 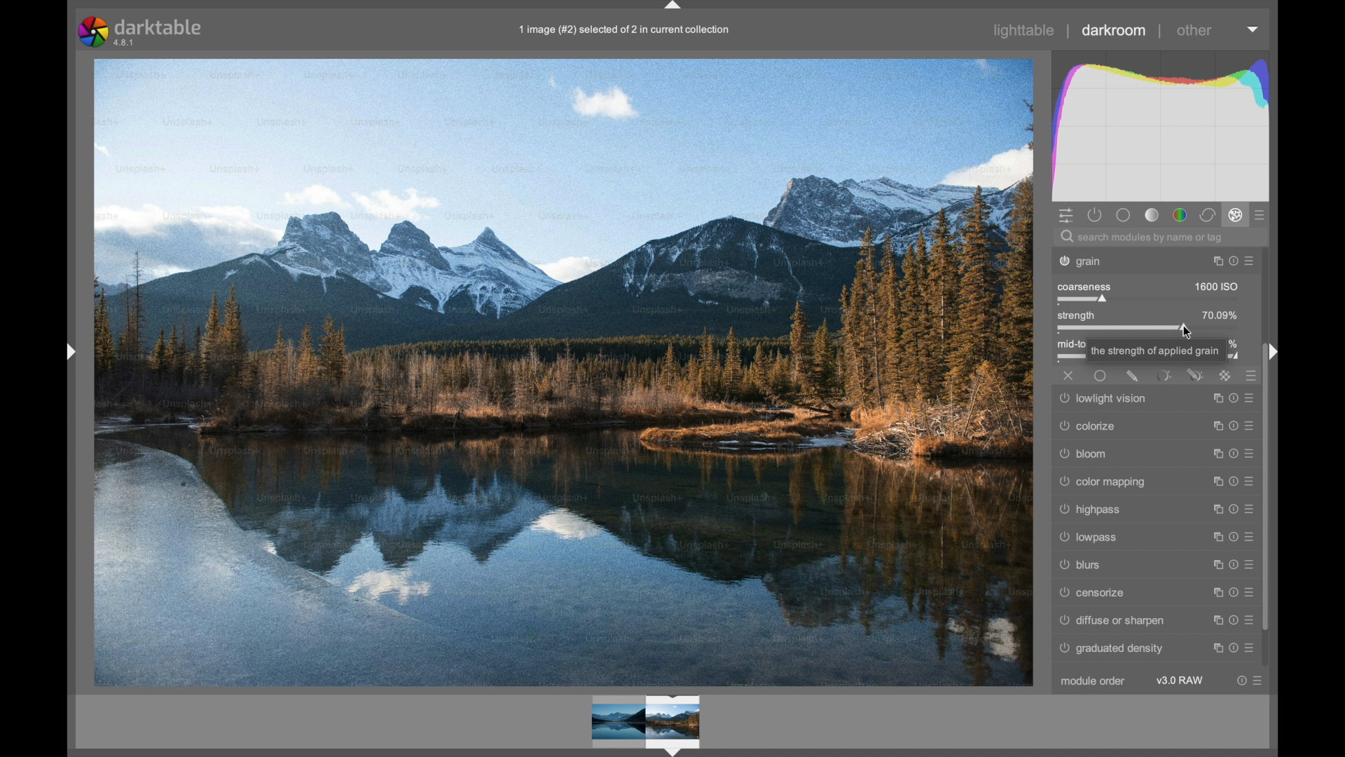 I want to click on photo preview, so click(x=565, y=371).